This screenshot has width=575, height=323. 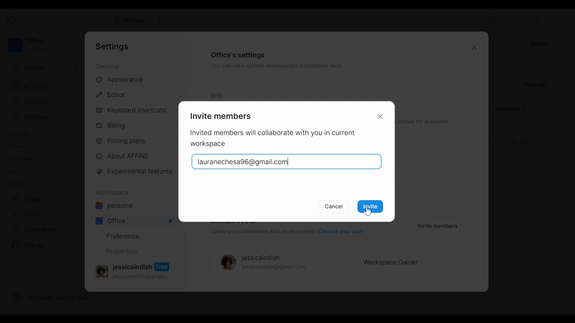 I want to click on Biling, so click(x=112, y=126).